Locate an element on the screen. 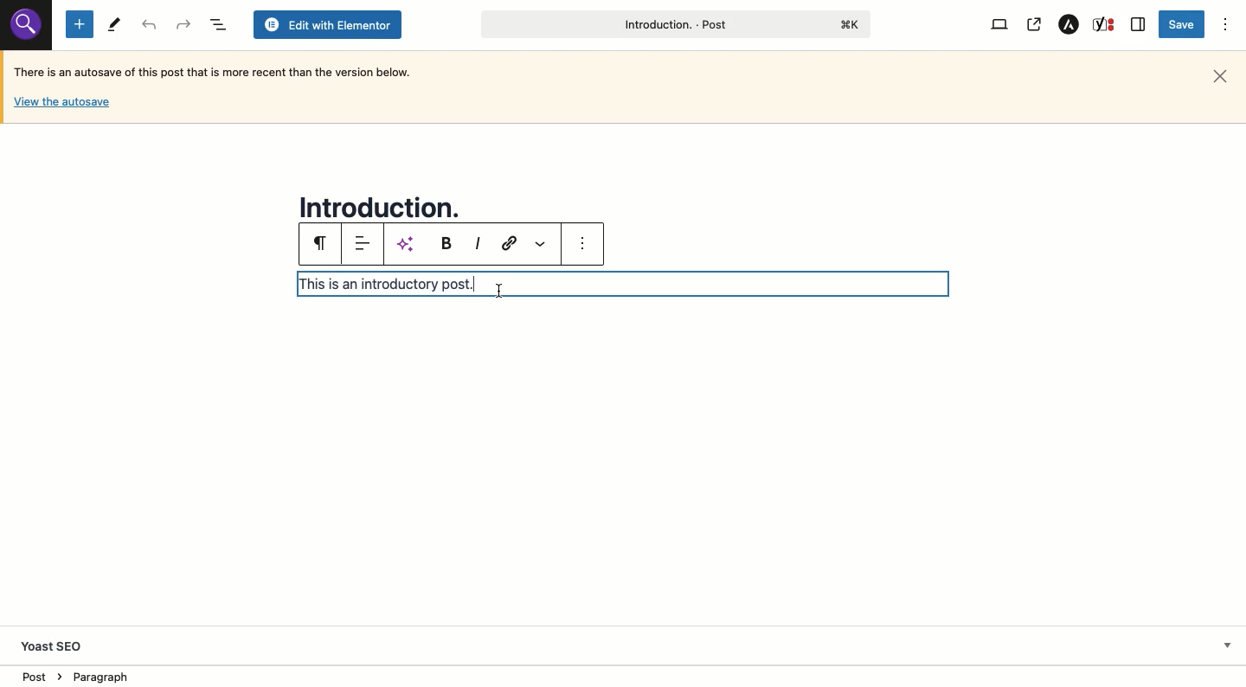 The width and height of the screenshot is (1246, 687). Bold is located at coordinates (445, 241).